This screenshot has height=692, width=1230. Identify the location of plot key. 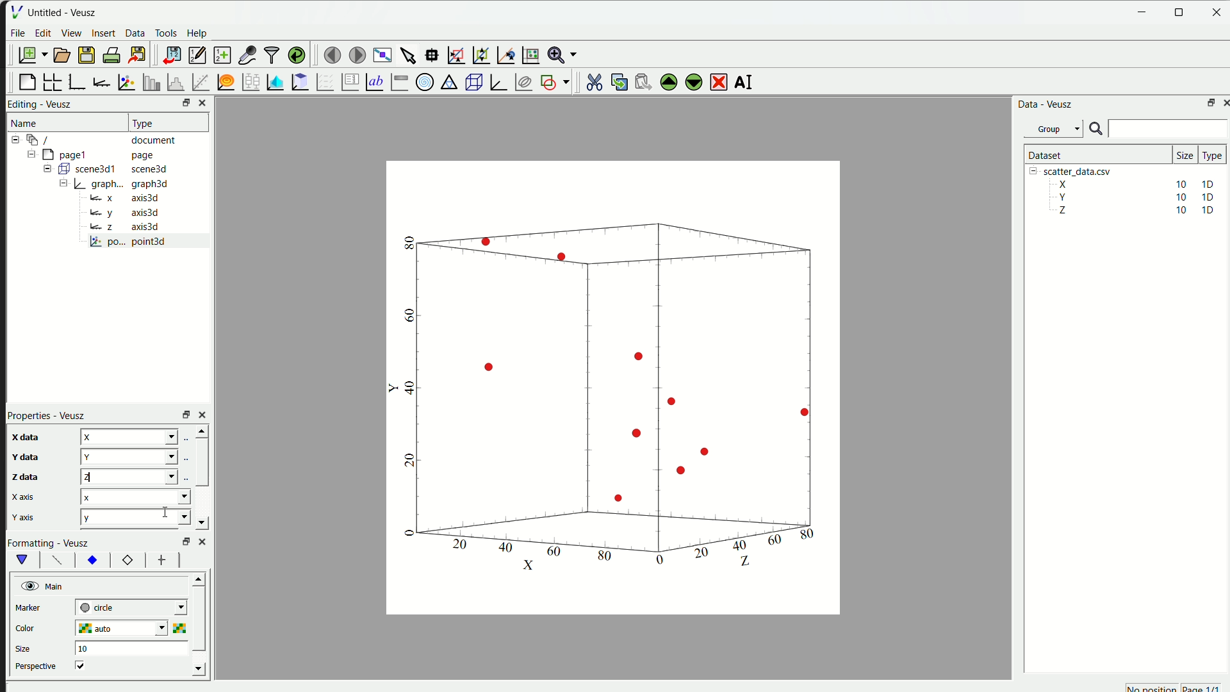
(347, 83).